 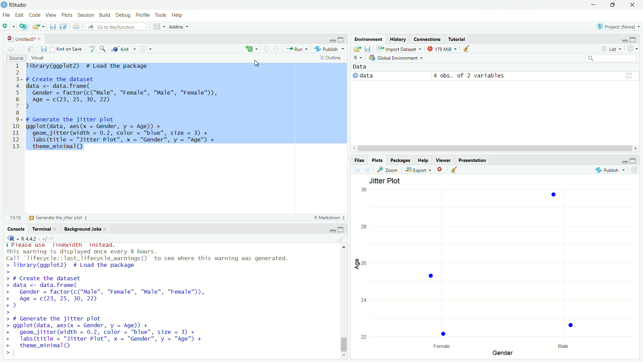 I want to click on empty plot area, so click(x=495, y=268).